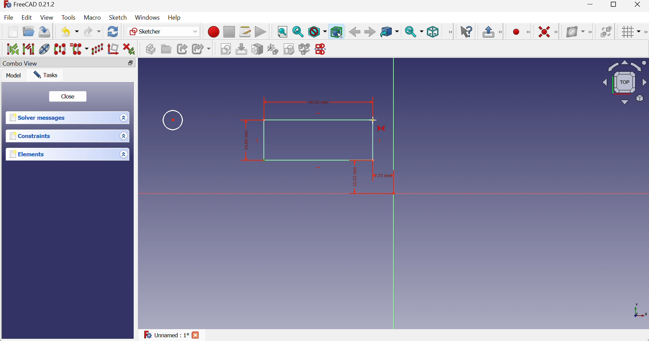 Image resolution: width=649 pixels, height=341 pixels. Describe the element at coordinates (591, 32) in the screenshot. I see `[Sketcher B-spline tools]` at that location.